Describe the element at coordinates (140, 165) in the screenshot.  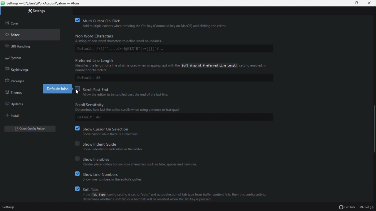
I see `Render placeholders for invisible characters, such as tbs, spaces and newlines.` at that location.